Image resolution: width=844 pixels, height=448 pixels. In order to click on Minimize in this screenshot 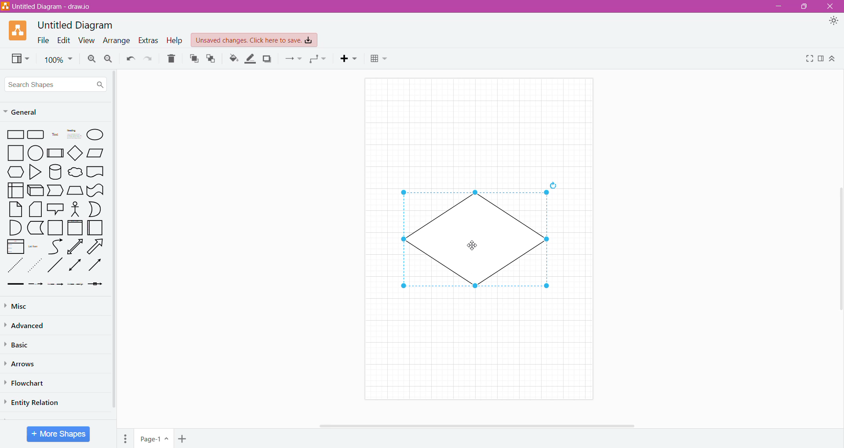, I will do `click(776, 6)`.